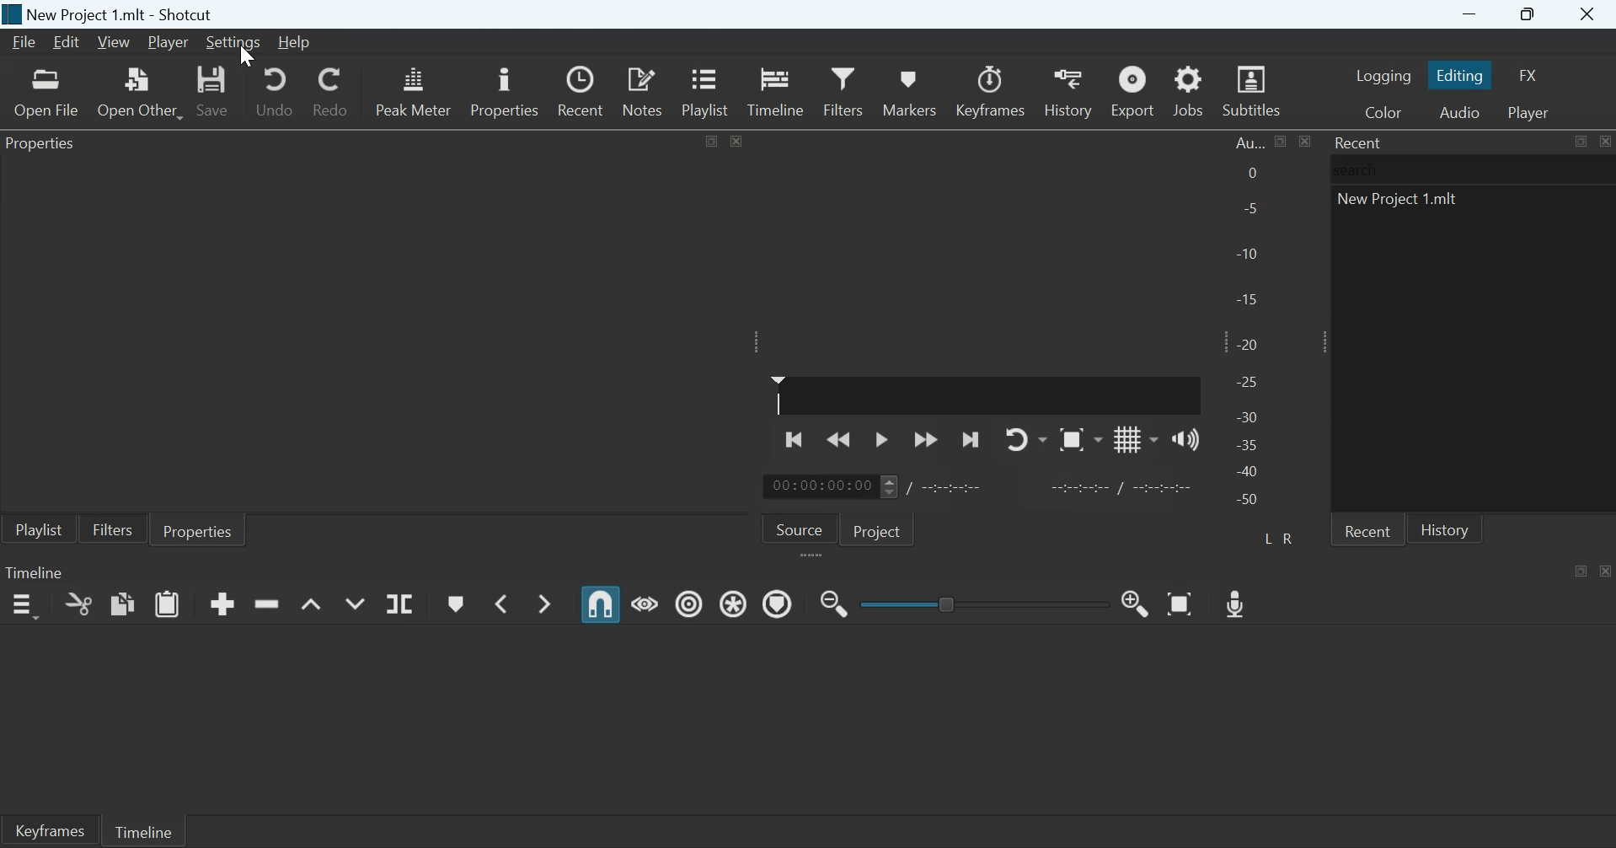 This screenshot has width=1616, height=848. What do you see at coordinates (645, 90) in the screenshot?
I see `Notes` at bounding box center [645, 90].